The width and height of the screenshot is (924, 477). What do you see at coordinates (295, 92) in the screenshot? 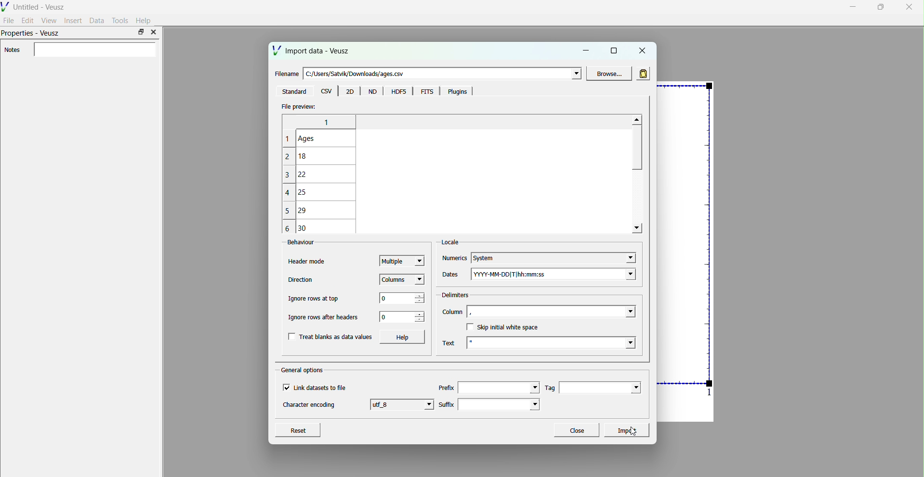
I see `‘Standard` at bounding box center [295, 92].